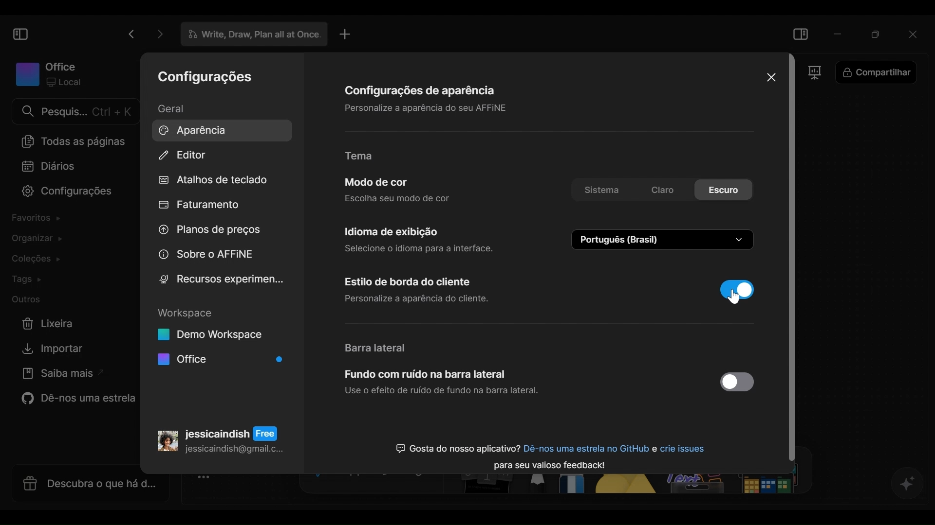 Image resolution: width=935 pixels, height=525 pixels. What do you see at coordinates (429, 480) in the screenshot?
I see `Link` at bounding box center [429, 480].